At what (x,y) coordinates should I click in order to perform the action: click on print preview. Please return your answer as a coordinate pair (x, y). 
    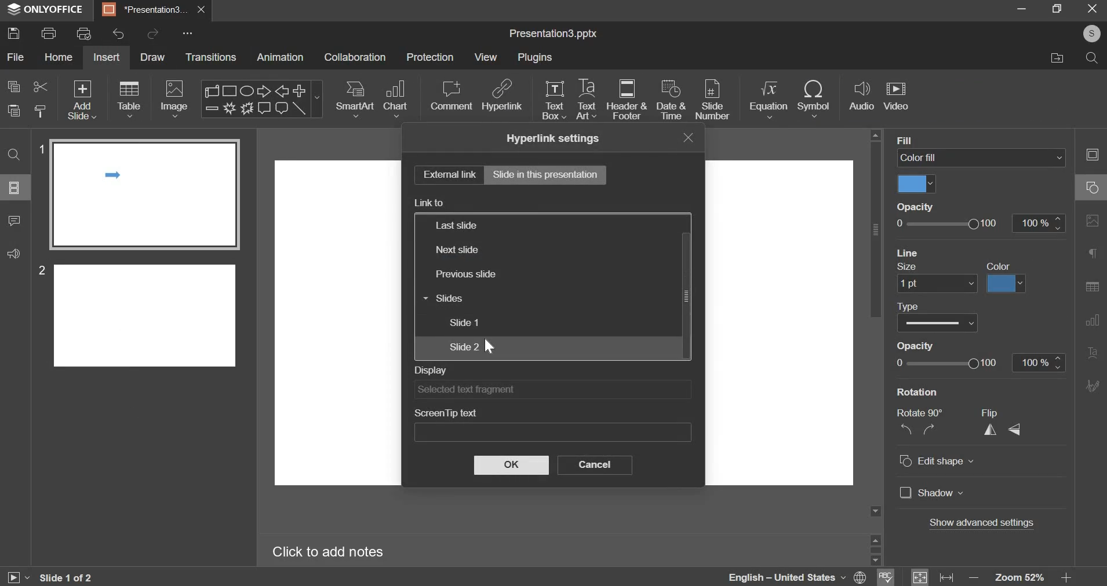
    Looking at the image, I should click on (84, 33).